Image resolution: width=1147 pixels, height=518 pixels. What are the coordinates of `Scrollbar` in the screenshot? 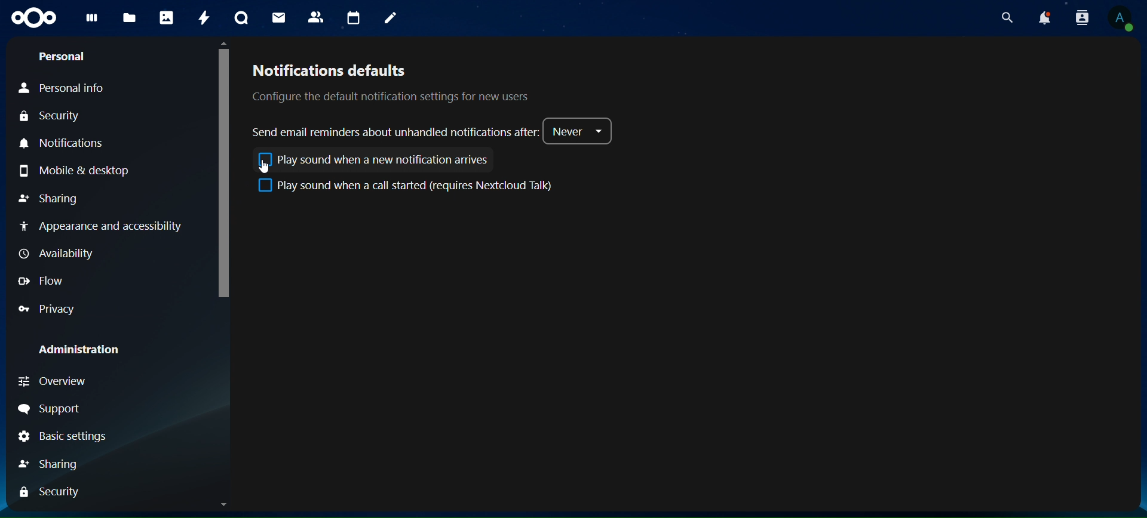 It's located at (1133, 275).